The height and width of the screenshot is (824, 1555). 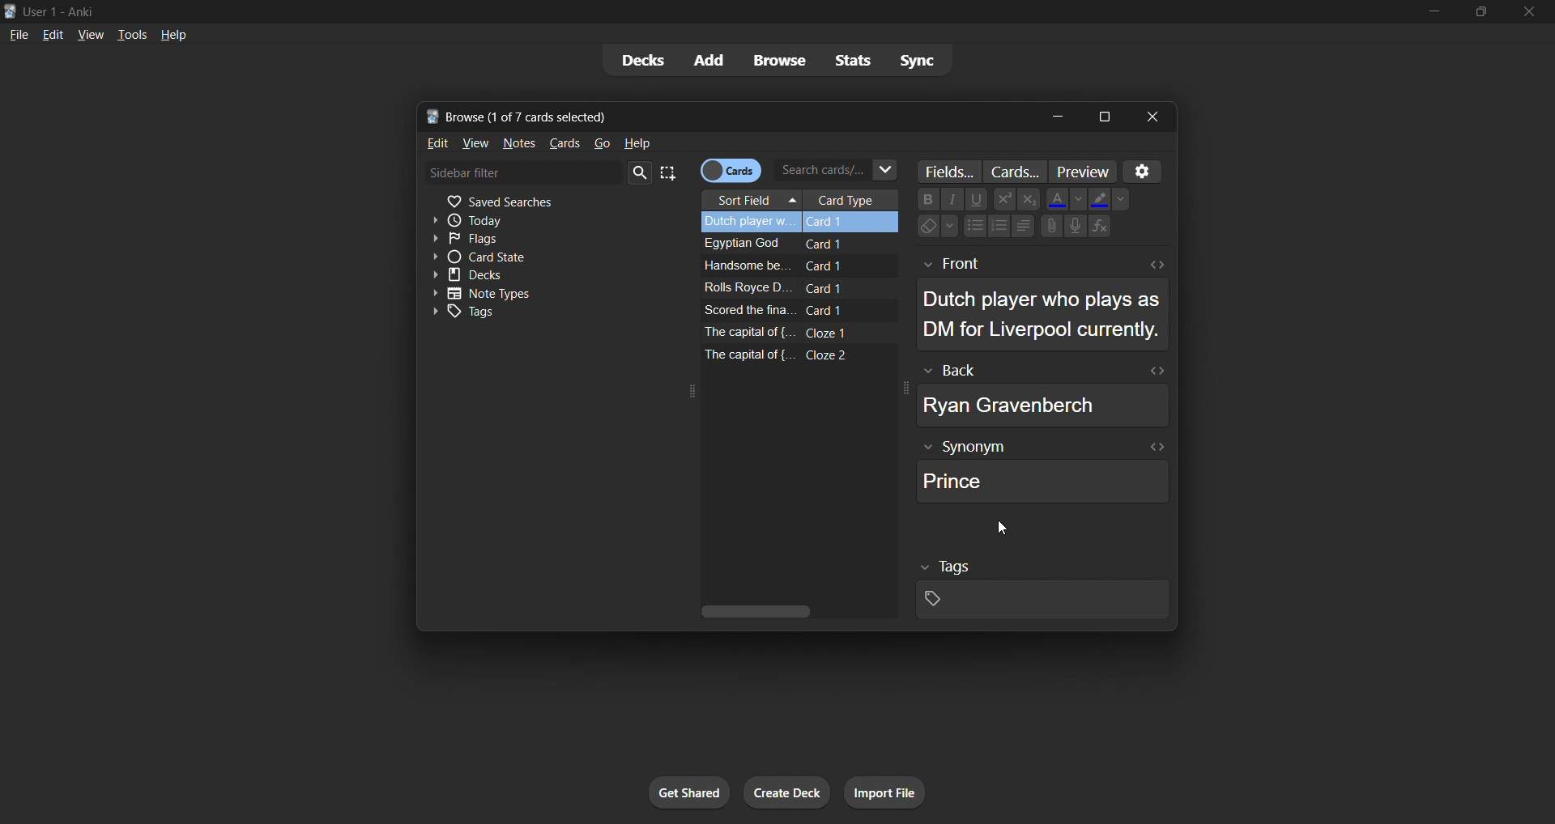 I want to click on Attachments, so click(x=1049, y=229).